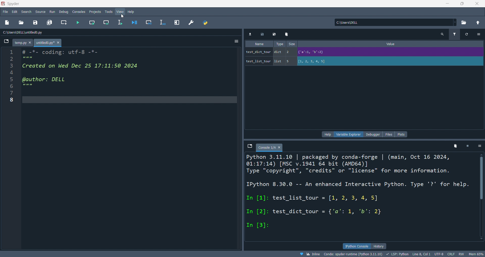  What do you see at coordinates (479, 35) in the screenshot?
I see `options` at bounding box center [479, 35].